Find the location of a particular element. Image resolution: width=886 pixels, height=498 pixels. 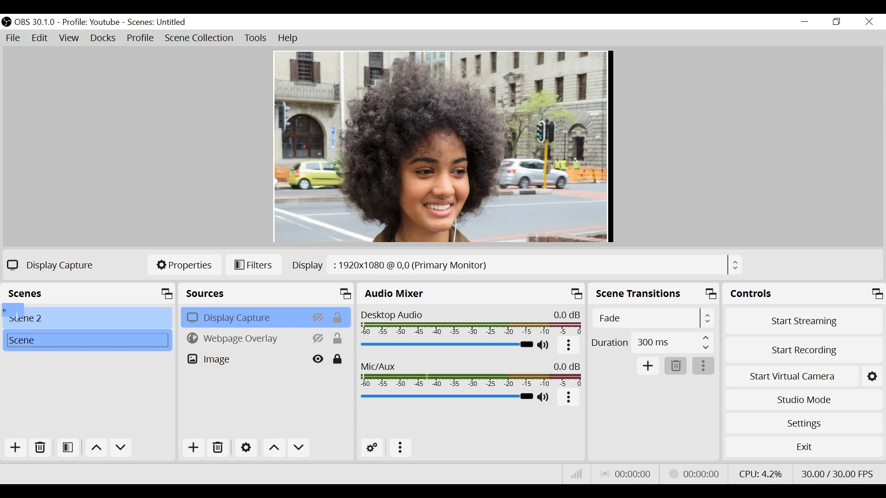

(un)lock is located at coordinates (338, 338).